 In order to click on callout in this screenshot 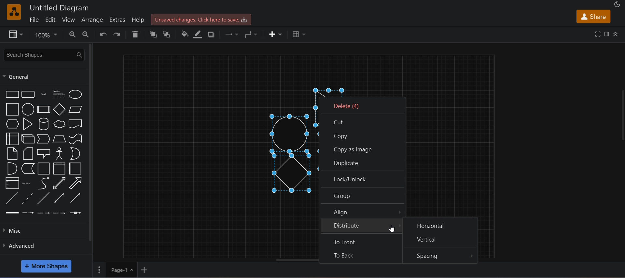, I will do `click(43, 153)`.